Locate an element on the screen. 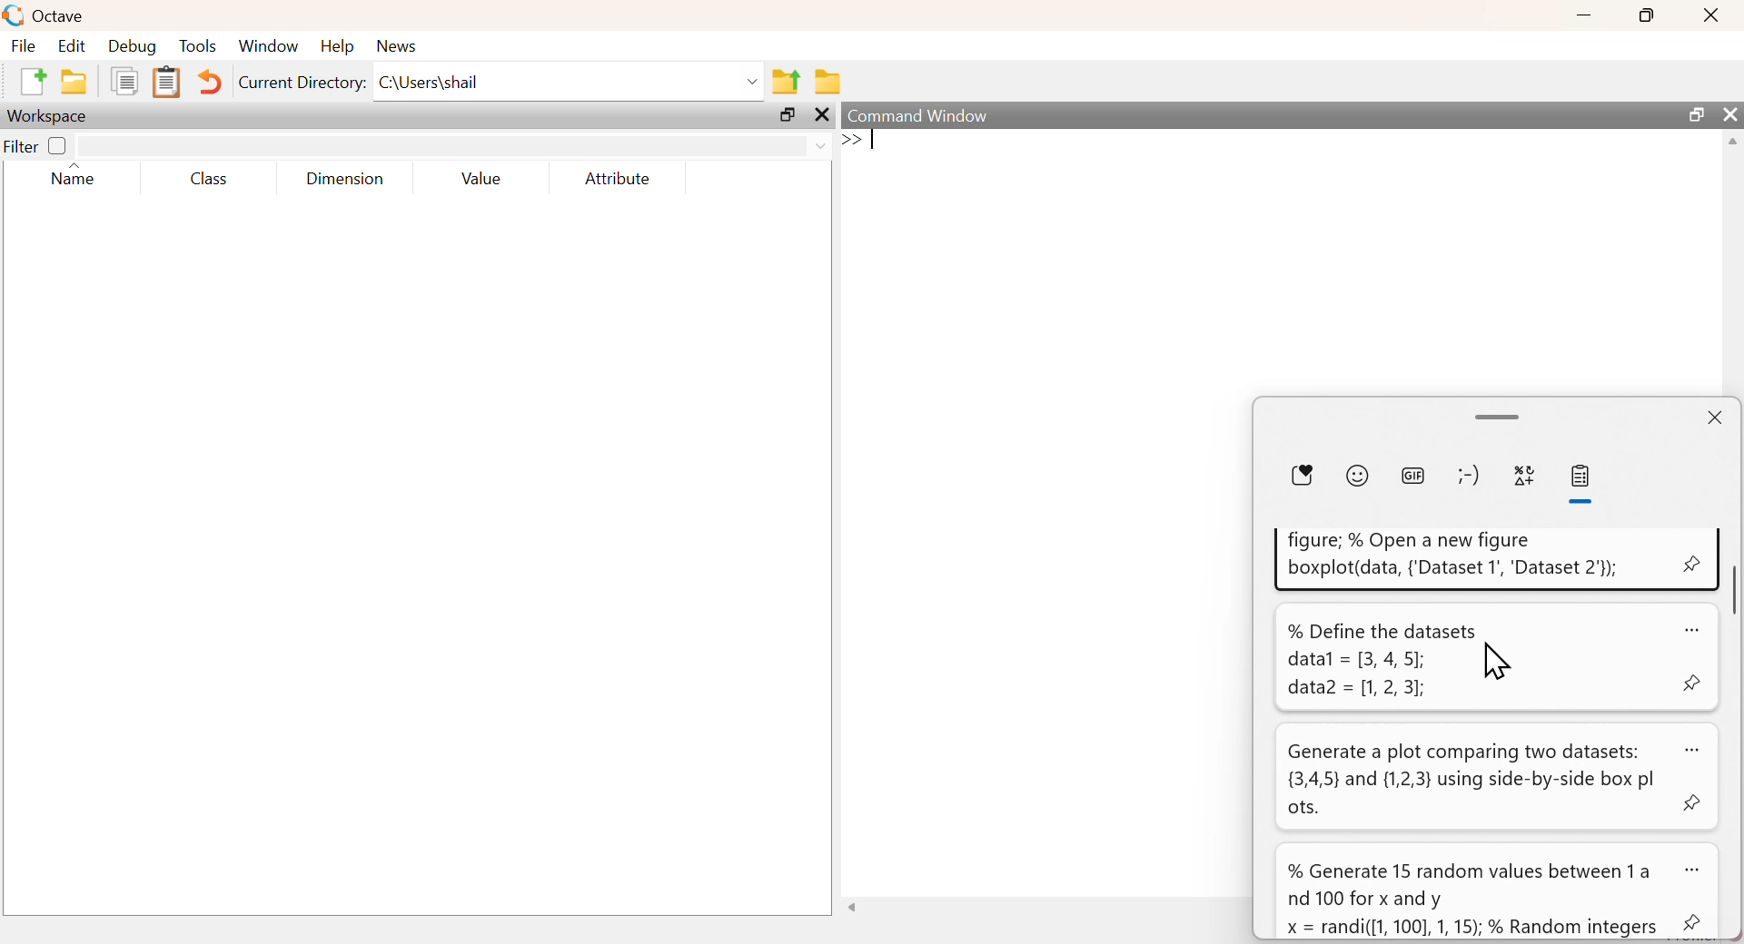  cursor is located at coordinates (1506, 664).